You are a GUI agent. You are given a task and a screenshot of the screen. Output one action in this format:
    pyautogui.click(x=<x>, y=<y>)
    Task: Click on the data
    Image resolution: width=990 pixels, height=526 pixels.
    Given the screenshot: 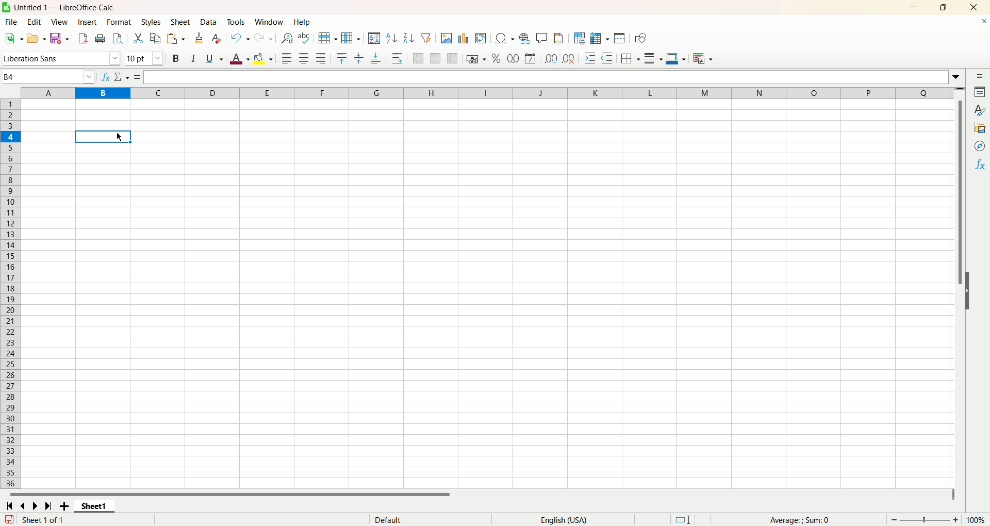 What is the action you would take?
    pyautogui.click(x=210, y=22)
    